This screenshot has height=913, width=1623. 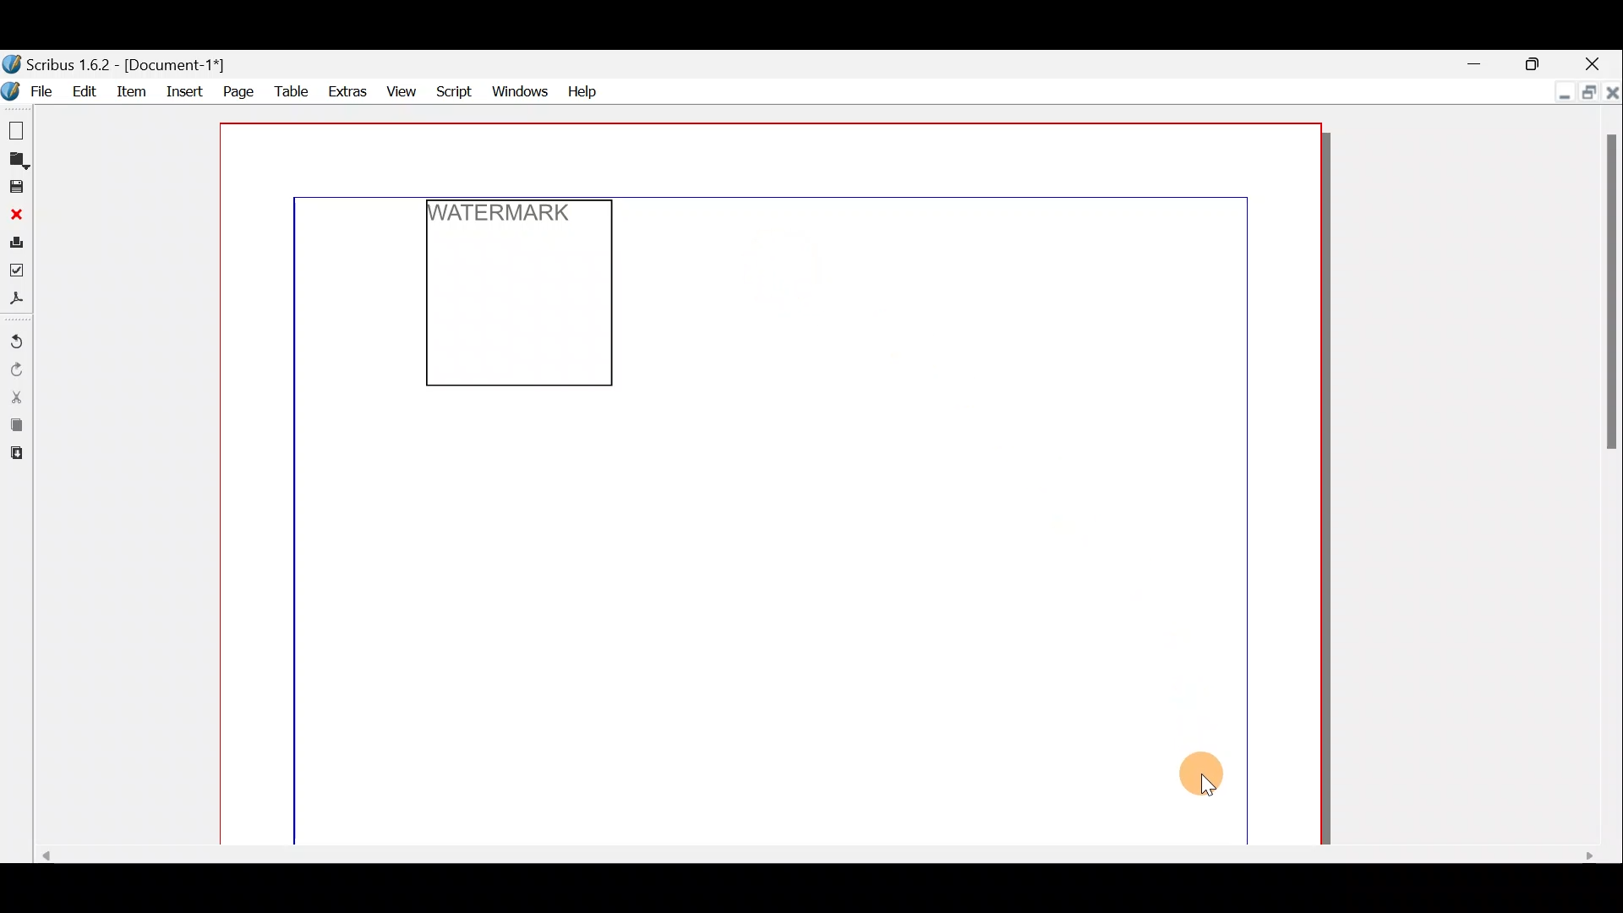 What do you see at coordinates (1612, 90) in the screenshot?
I see `Close` at bounding box center [1612, 90].